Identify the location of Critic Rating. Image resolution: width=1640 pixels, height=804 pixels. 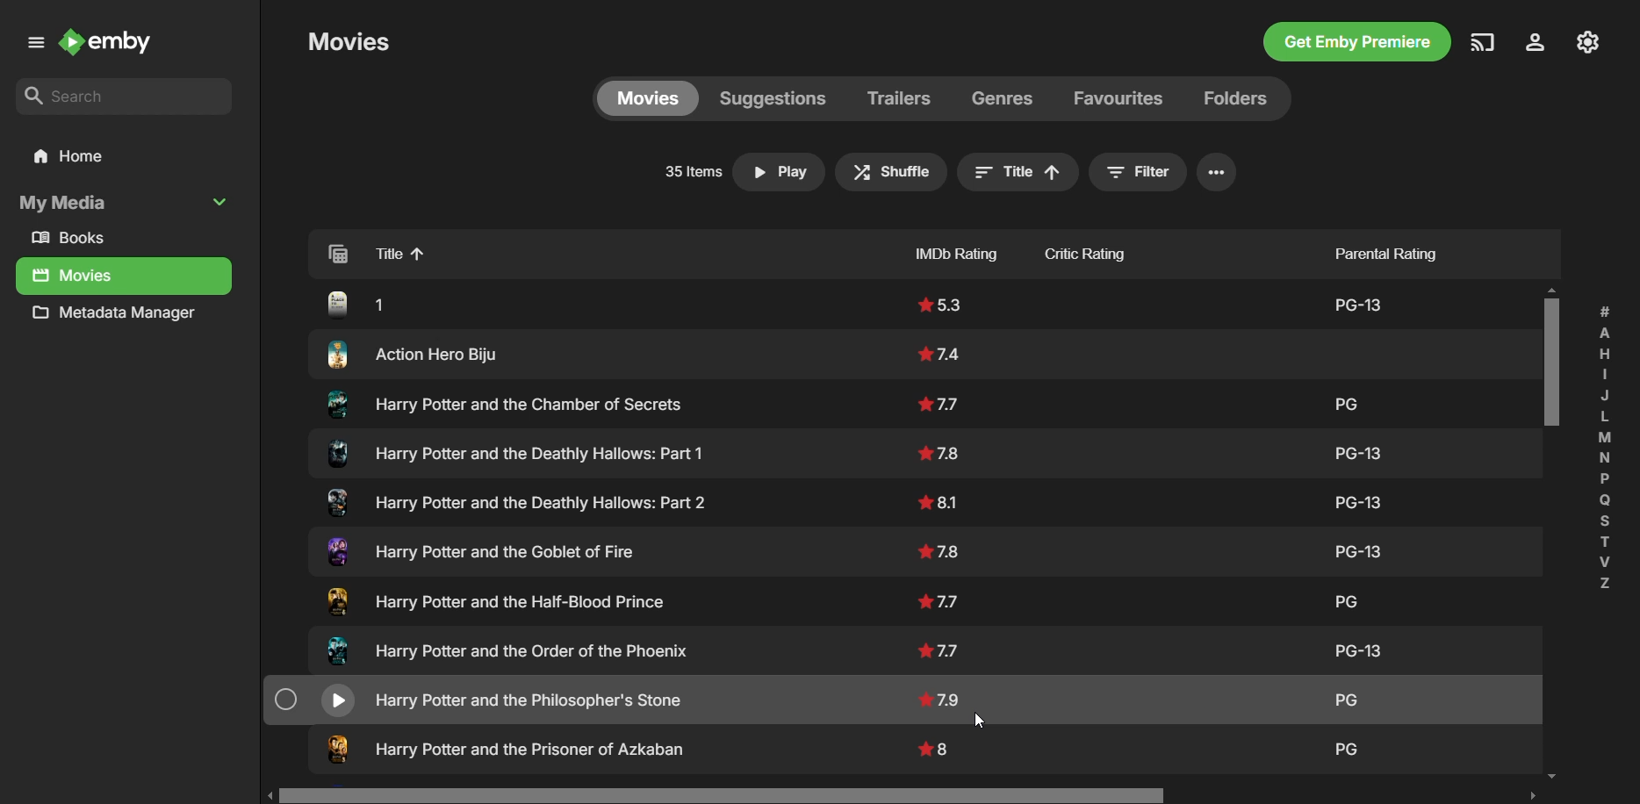
(1117, 250).